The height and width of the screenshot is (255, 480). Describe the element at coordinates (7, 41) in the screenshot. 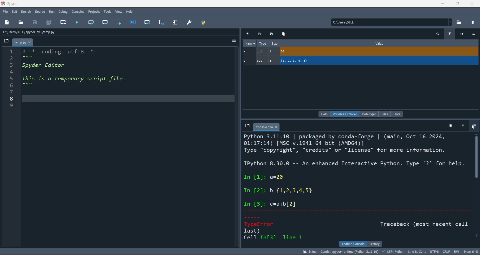

I see `browse tabs` at that location.